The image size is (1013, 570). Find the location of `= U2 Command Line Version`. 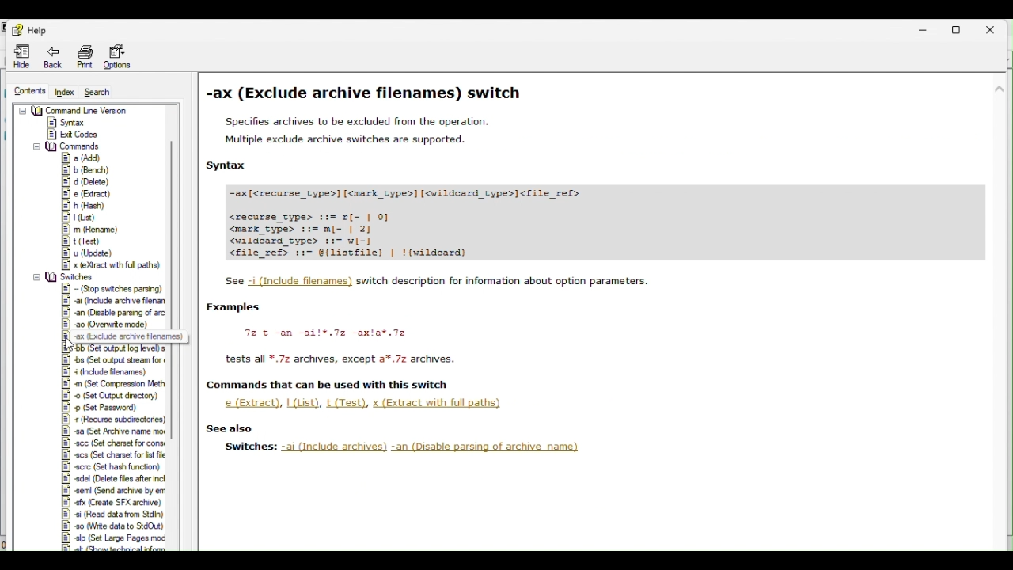

= U2 Command Line Version is located at coordinates (78, 109).